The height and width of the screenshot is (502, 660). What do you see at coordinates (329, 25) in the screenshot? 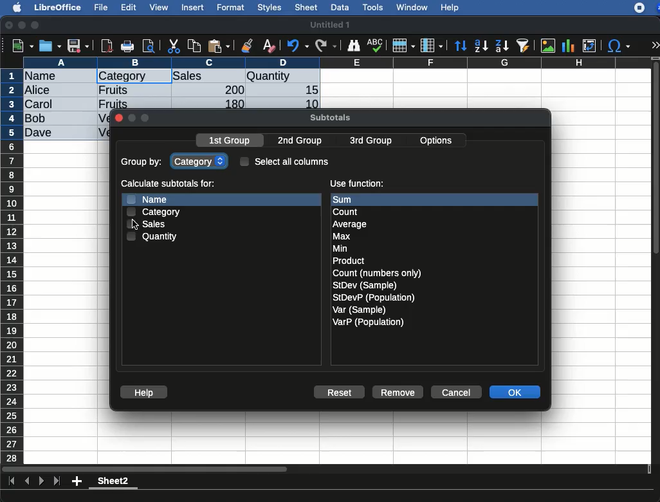
I see `untitled` at bounding box center [329, 25].